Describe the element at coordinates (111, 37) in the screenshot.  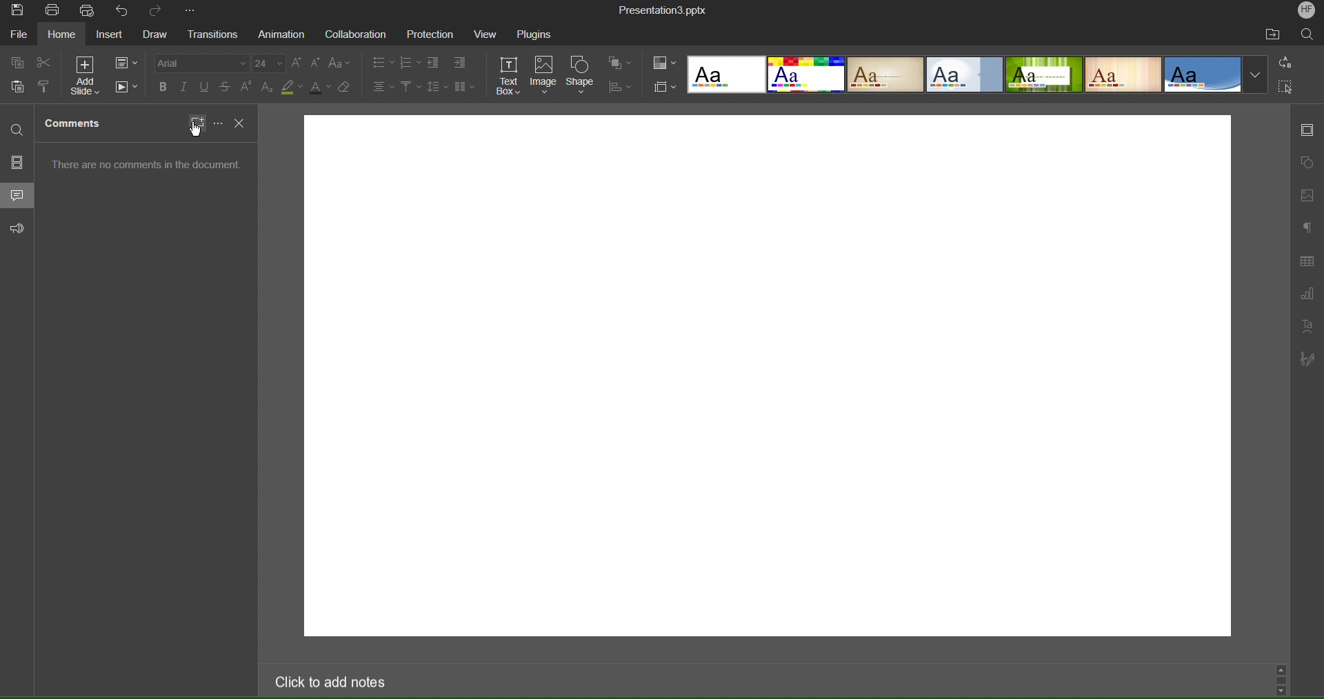
I see `Insert` at that location.